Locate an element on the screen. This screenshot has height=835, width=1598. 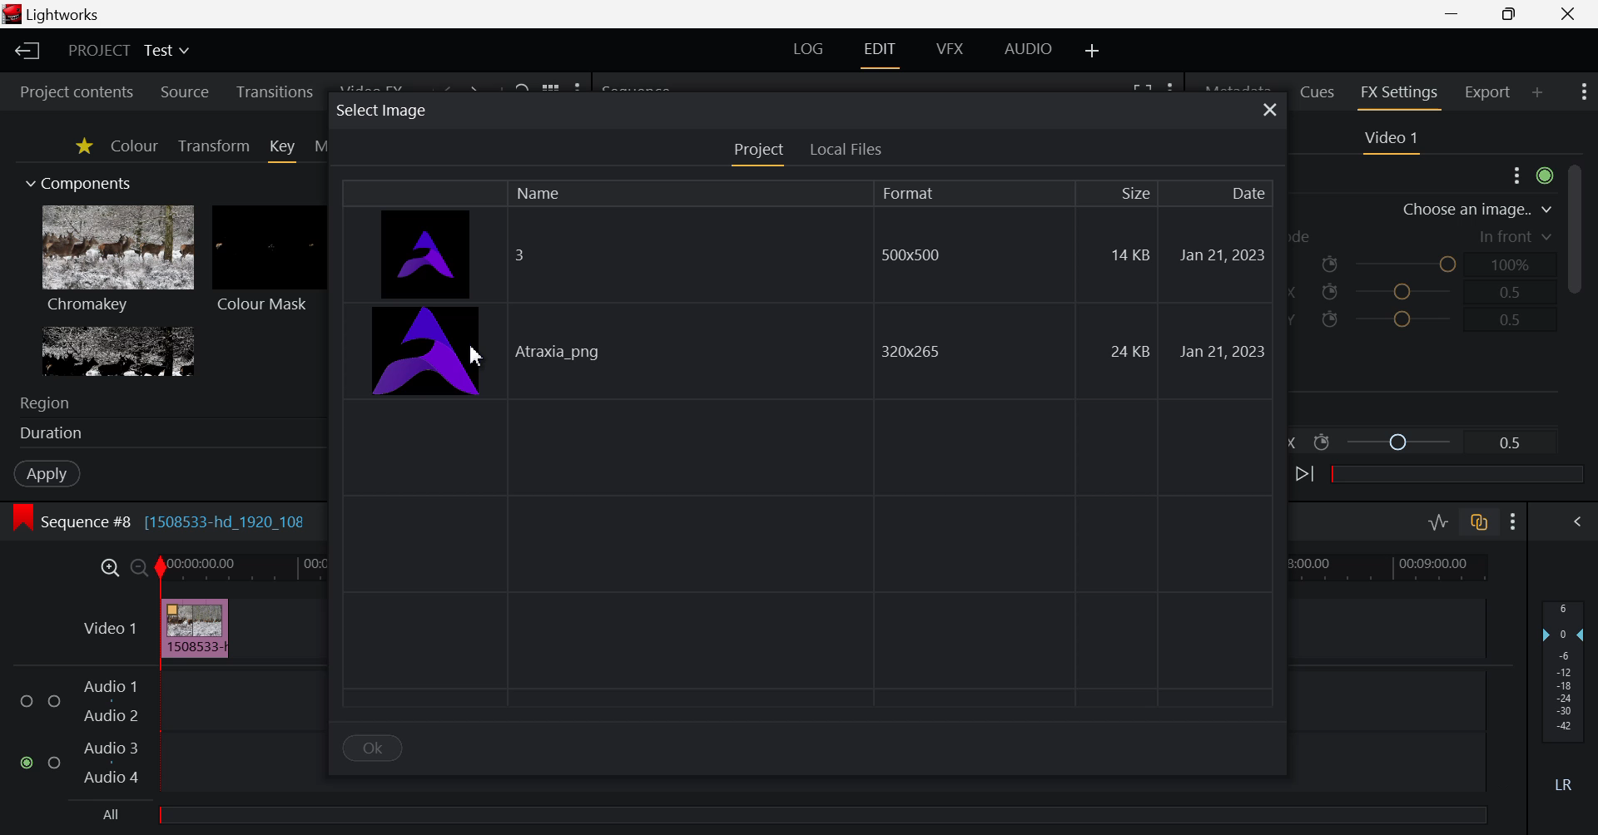
Show Settings is located at coordinates (1583, 91).